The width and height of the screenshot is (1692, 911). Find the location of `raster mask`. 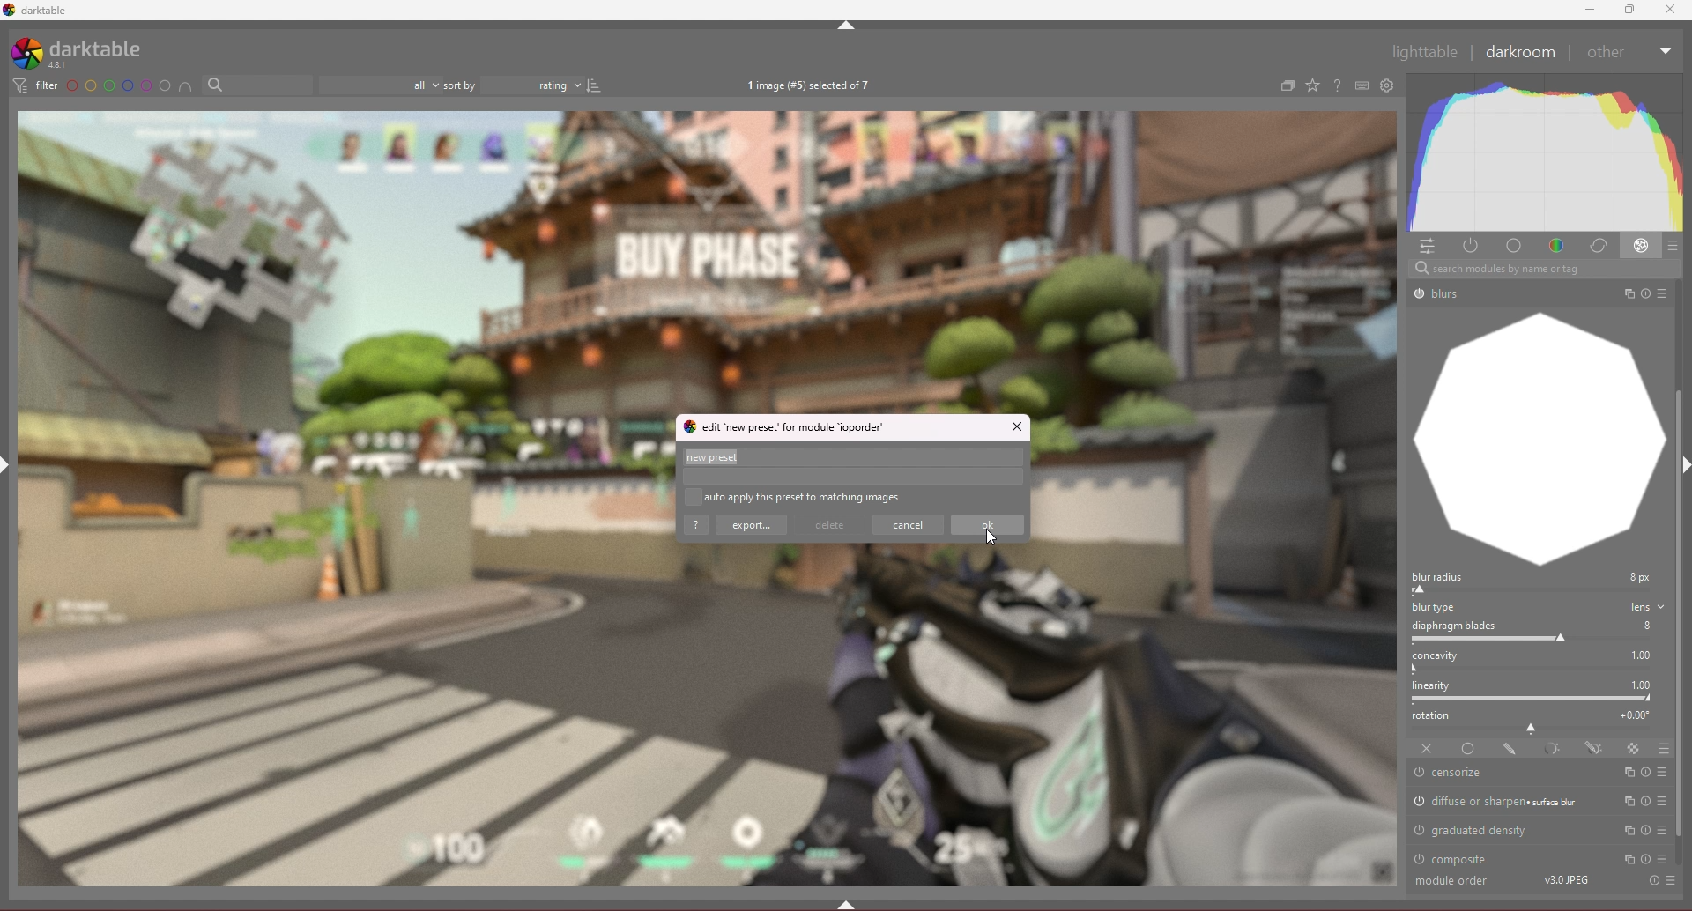

raster mask is located at coordinates (1632, 748).